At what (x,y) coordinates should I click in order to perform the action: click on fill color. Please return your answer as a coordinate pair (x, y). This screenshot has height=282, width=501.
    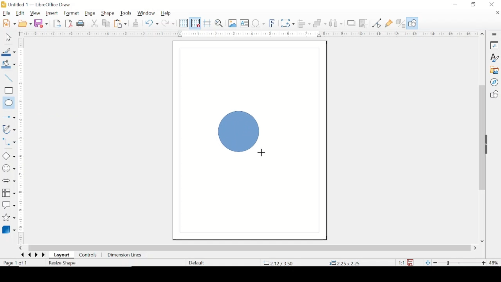
    Looking at the image, I should click on (9, 64).